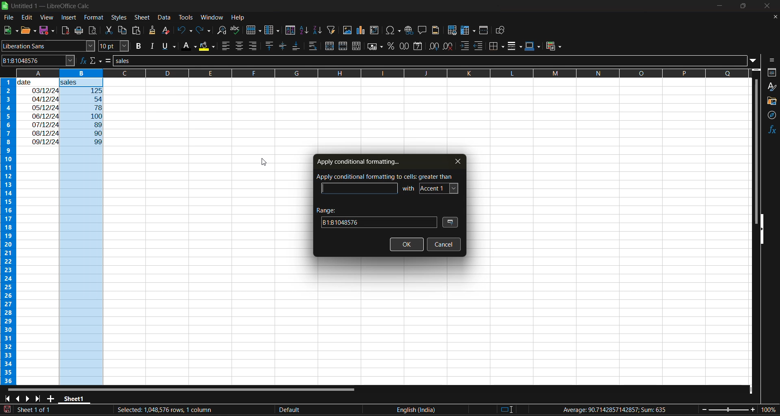 The height and width of the screenshot is (416, 780). What do you see at coordinates (184, 389) in the screenshot?
I see `horizontal scroll bar` at bounding box center [184, 389].